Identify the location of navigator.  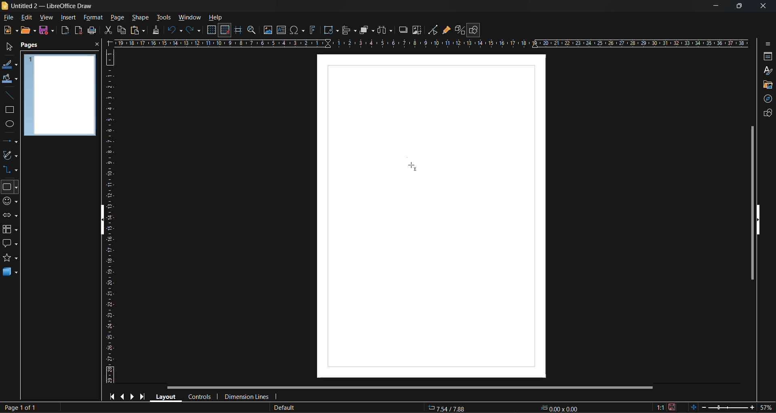
(766, 100).